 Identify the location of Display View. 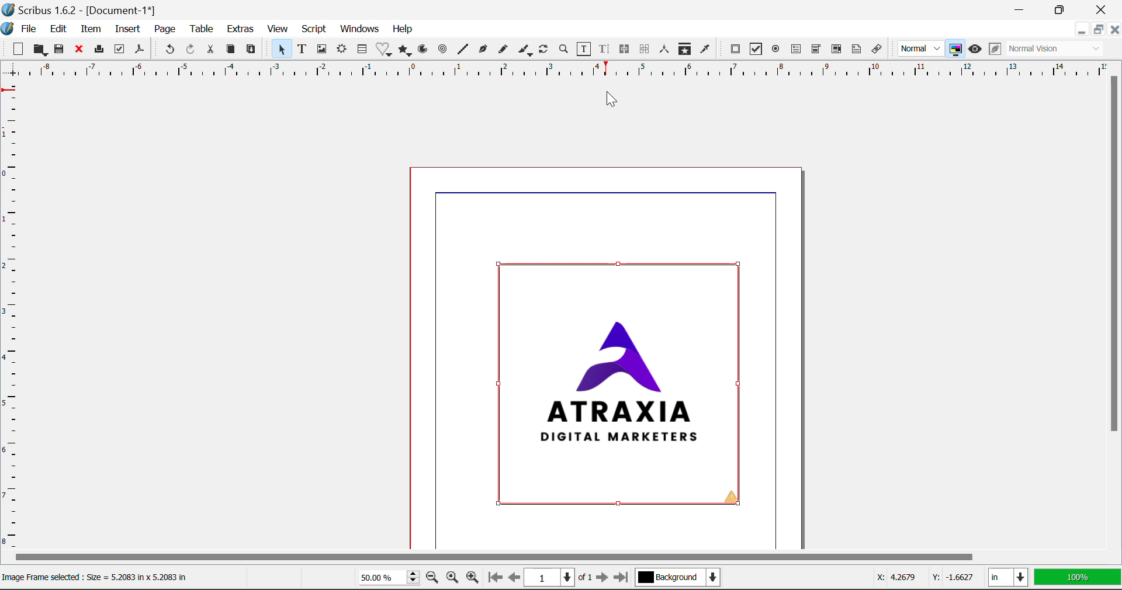
(1074, 577).